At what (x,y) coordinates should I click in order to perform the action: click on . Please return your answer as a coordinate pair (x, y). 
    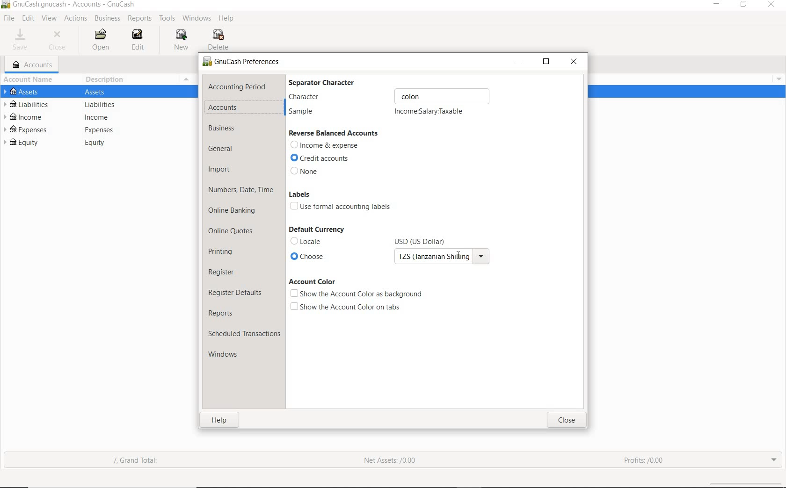
    Looking at the image, I should click on (434, 95).